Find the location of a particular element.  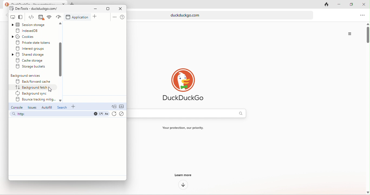

add is located at coordinates (74, 107).